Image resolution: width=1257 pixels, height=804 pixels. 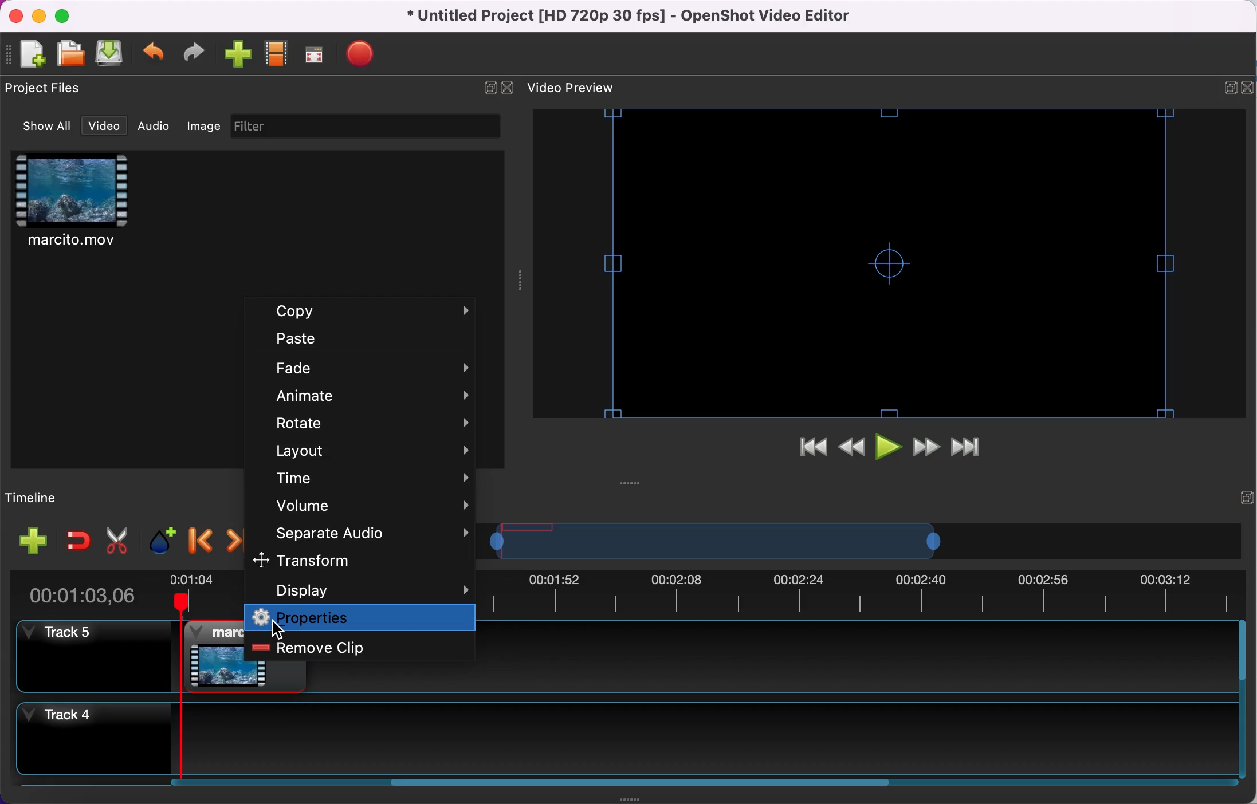 I want to click on paste, so click(x=360, y=342).